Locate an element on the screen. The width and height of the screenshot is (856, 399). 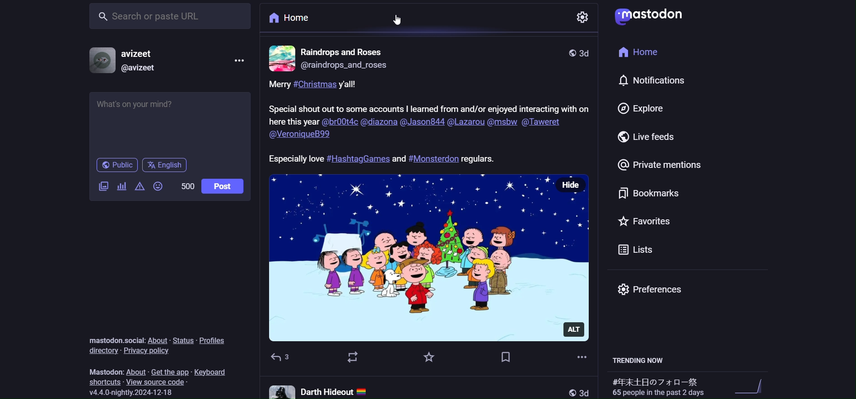
cursor is located at coordinates (400, 21).